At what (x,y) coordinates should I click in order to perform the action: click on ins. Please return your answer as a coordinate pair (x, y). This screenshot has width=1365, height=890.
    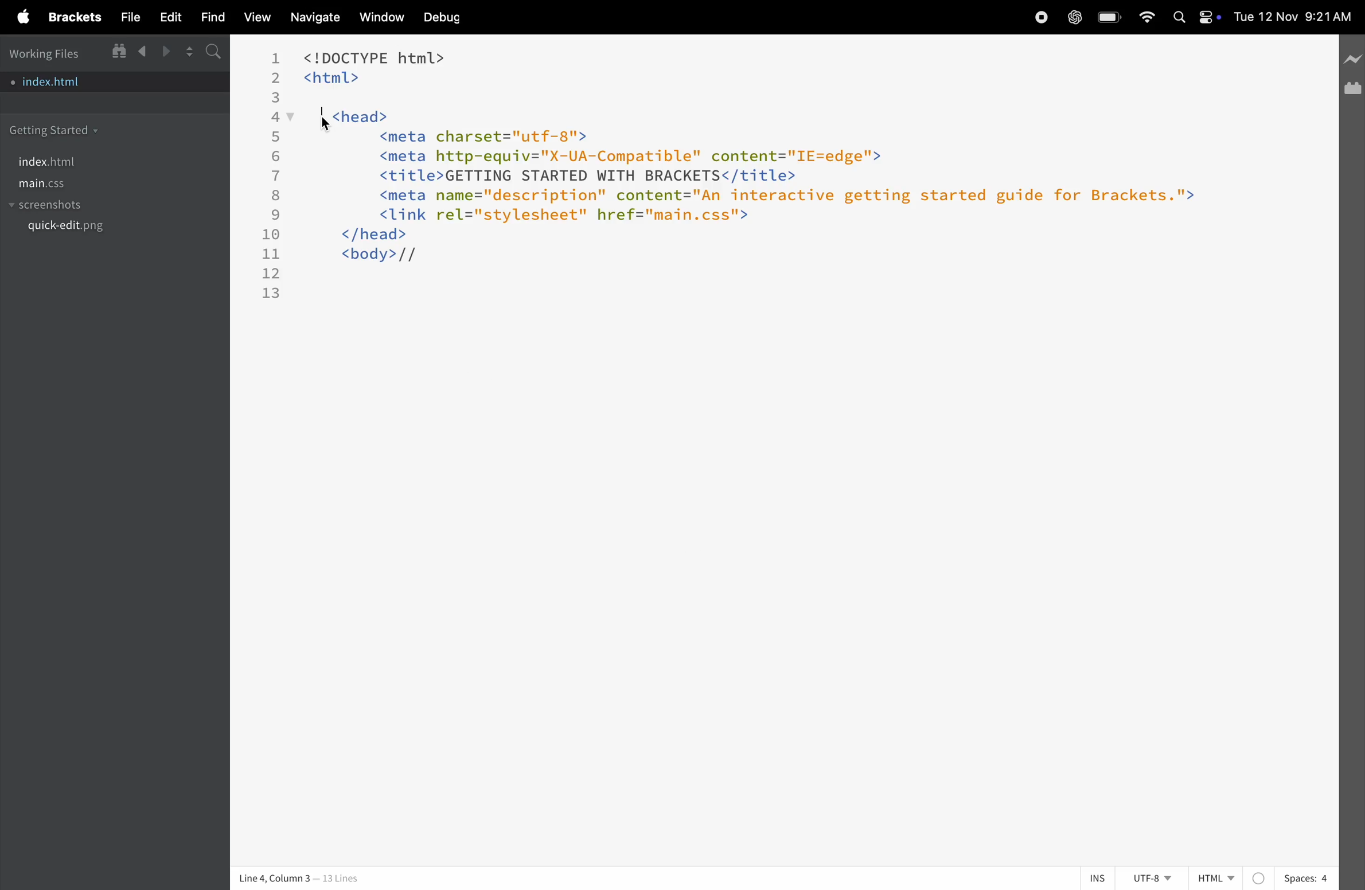
    Looking at the image, I should click on (1089, 879).